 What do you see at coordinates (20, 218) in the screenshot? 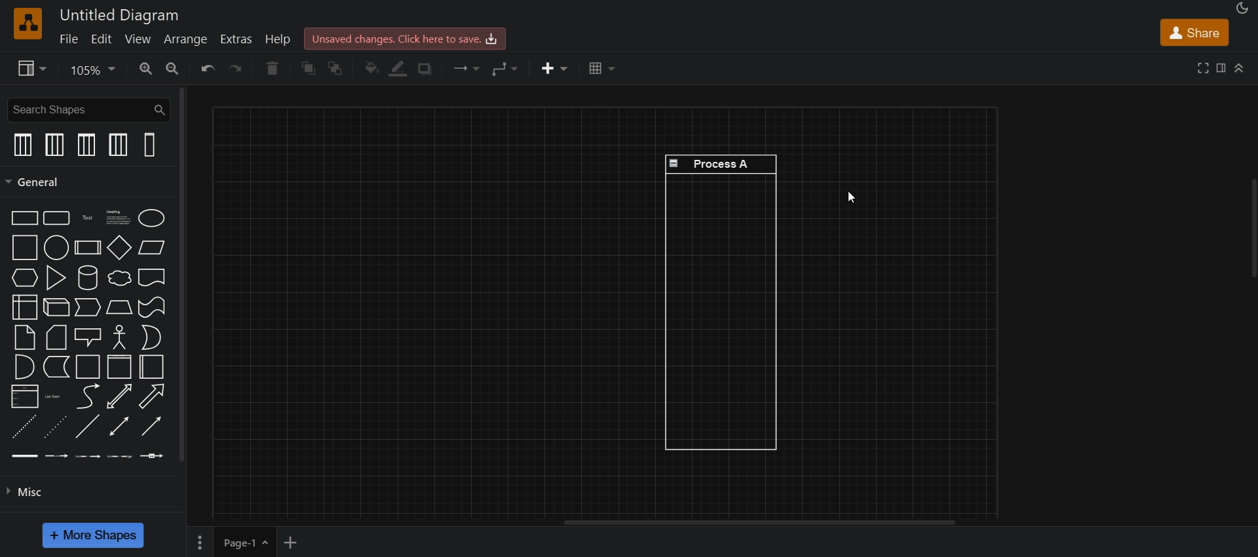
I see `rectangle` at bounding box center [20, 218].